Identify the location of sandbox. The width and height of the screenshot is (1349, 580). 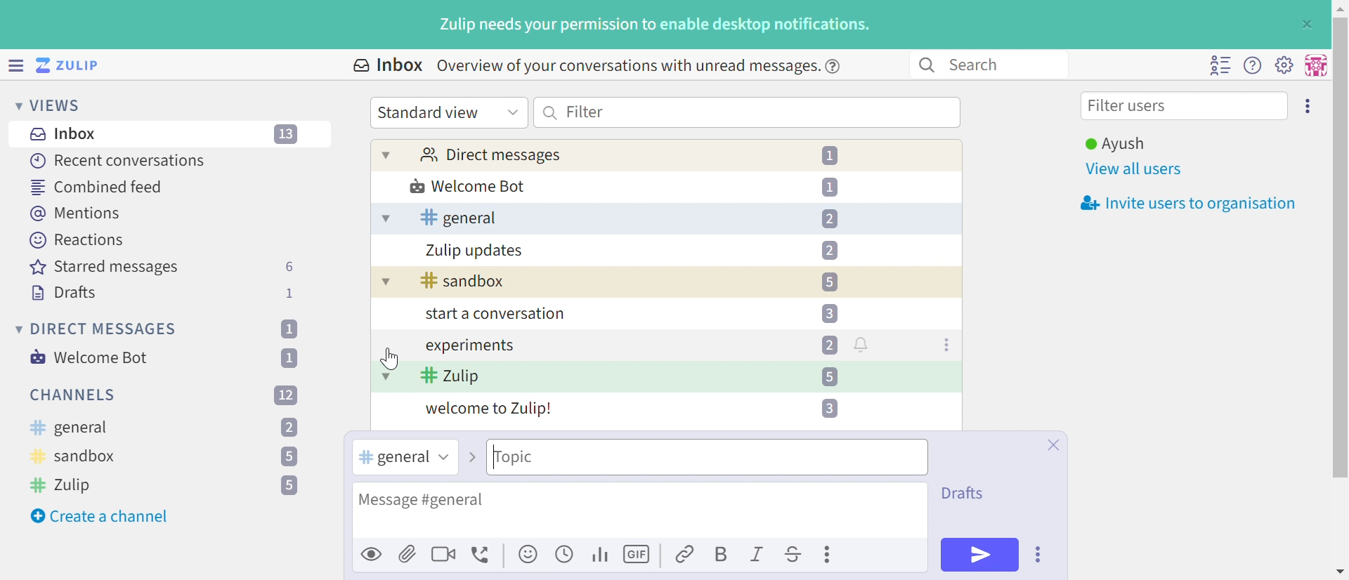
(74, 459).